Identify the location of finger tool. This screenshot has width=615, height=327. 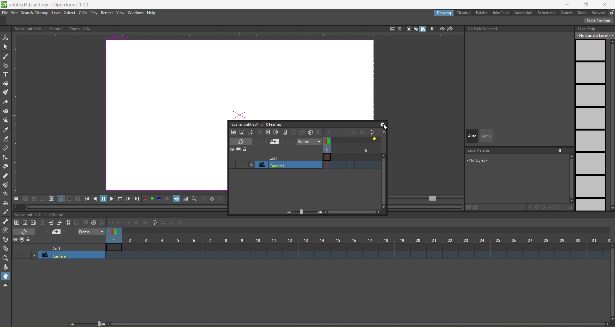
(6, 121).